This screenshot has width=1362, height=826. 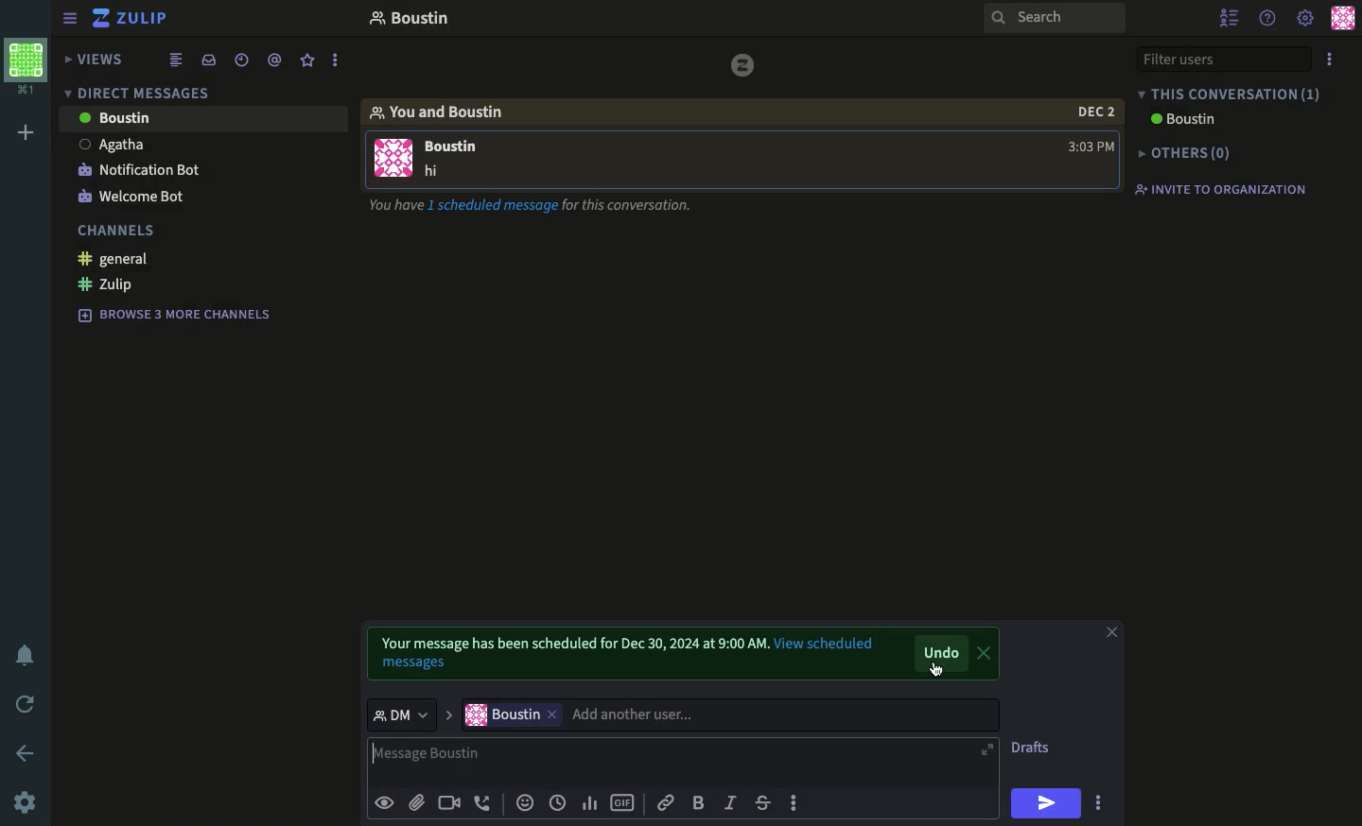 What do you see at coordinates (140, 170) in the screenshot?
I see `notification bot` at bounding box center [140, 170].